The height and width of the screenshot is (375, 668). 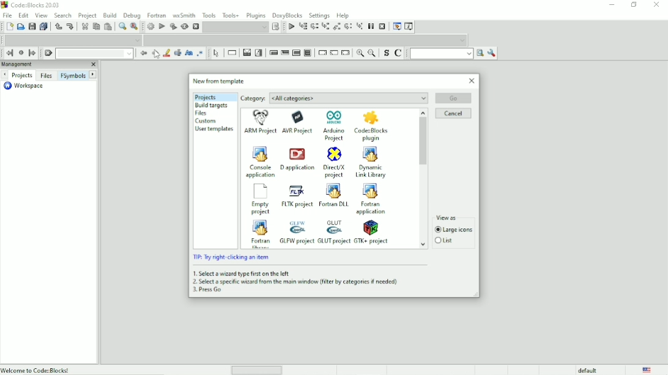 What do you see at coordinates (333, 53) in the screenshot?
I see `Continue instruction` at bounding box center [333, 53].